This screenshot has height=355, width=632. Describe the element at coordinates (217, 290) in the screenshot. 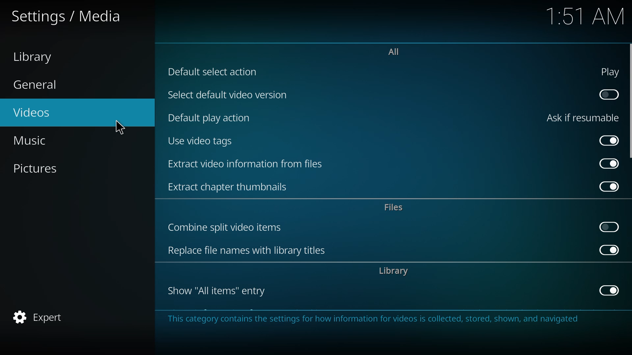

I see `show all items entry` at that location.